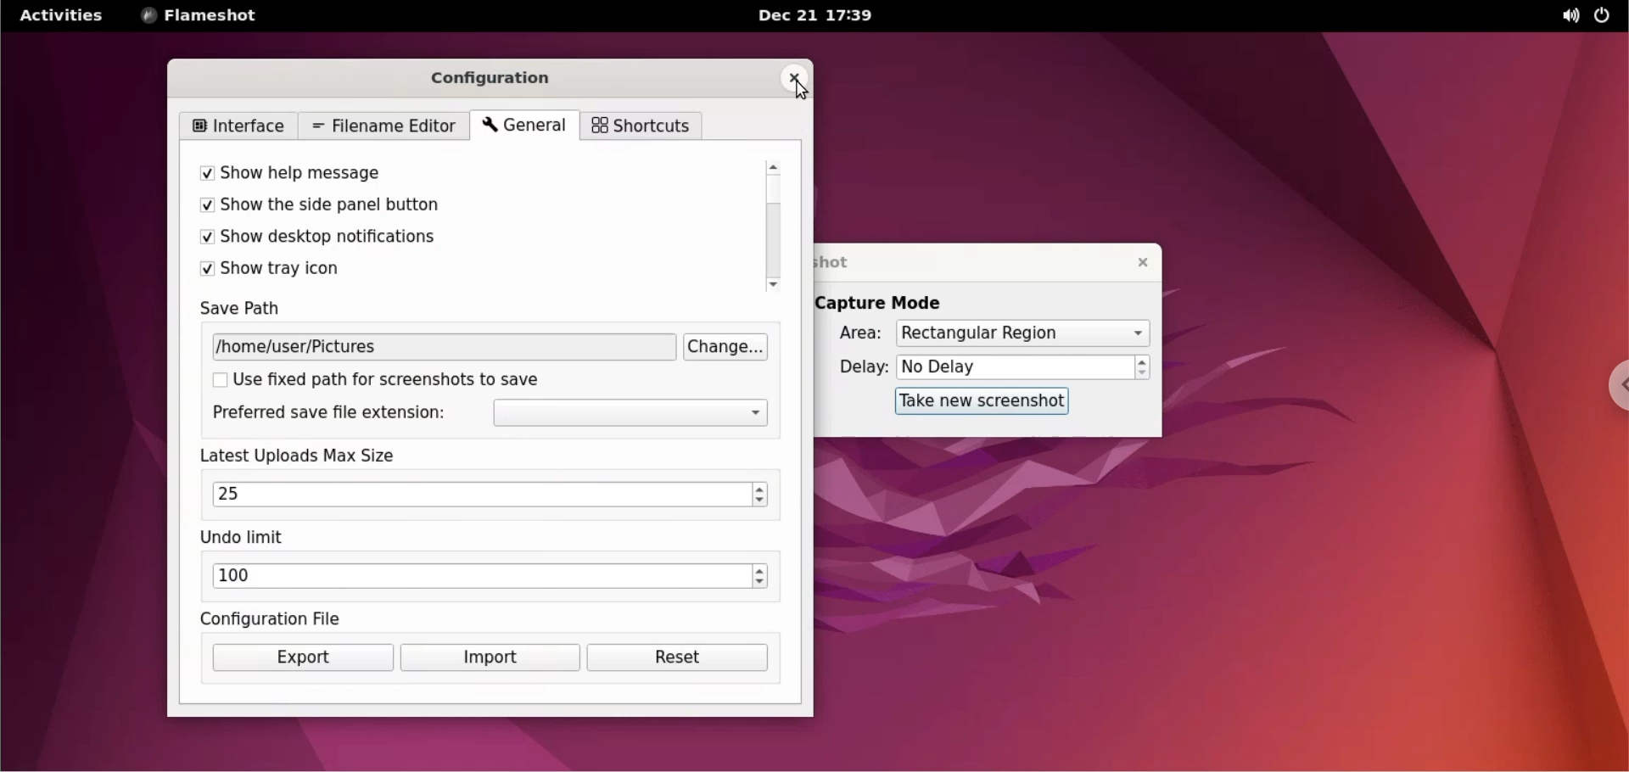 This screenshot has width=1629, height=772. What do you see at coordinates (445, 347) in the screenshot?
I see `path text box` at bounding box center [445, 347].